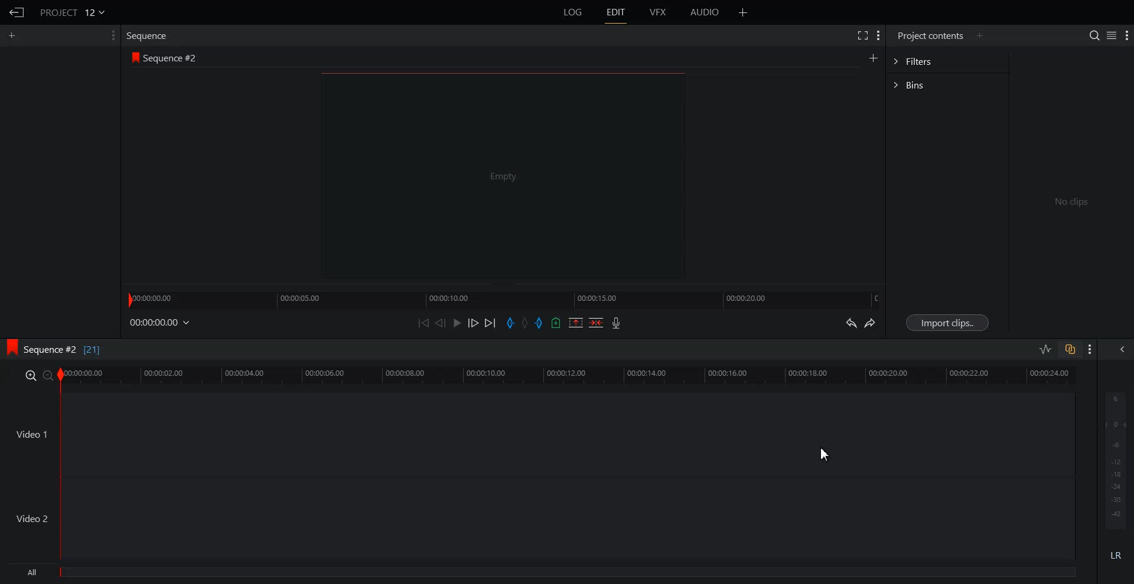  I want to click on Show Setting Menu, so click(879, 36).